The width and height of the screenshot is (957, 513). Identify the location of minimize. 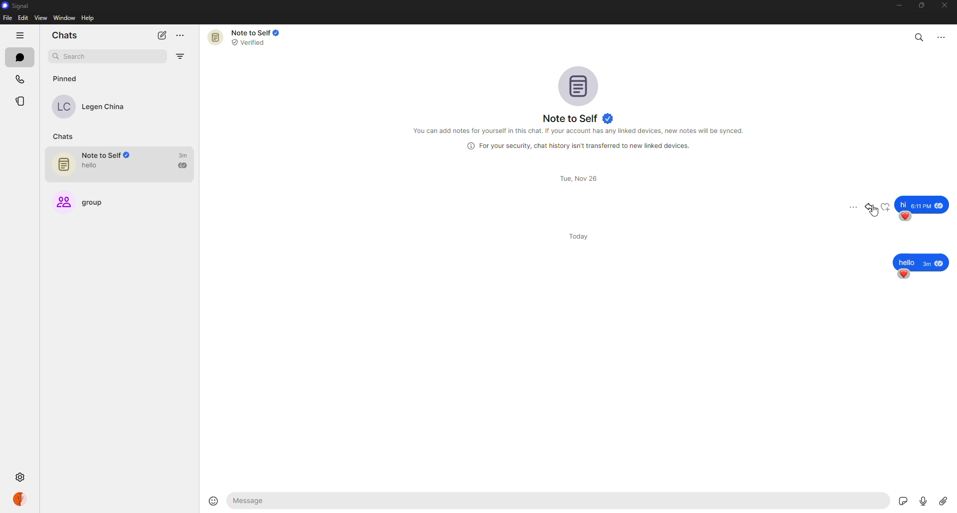
(898, 6).